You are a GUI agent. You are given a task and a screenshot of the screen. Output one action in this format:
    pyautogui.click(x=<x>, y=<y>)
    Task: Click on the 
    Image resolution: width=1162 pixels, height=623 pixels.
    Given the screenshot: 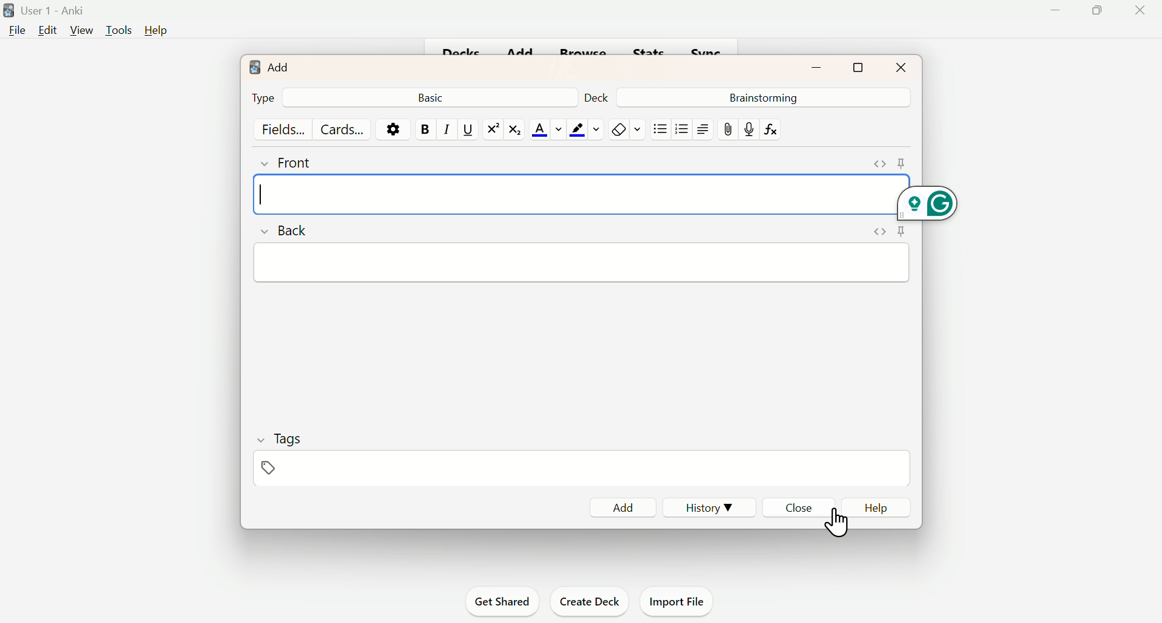 What is the action you would take?
    pyautogui.click(x=159, y=30)
    